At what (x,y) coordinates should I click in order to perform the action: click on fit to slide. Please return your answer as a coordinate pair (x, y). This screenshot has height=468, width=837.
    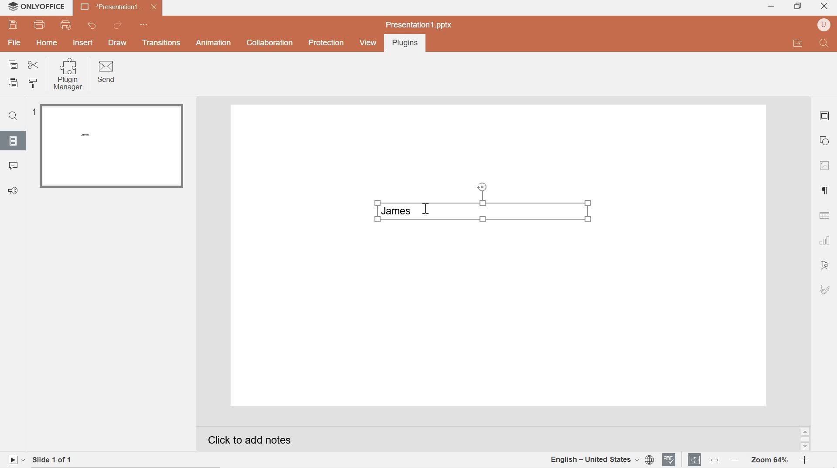
    Looking at the image, I should click on (694, 460).